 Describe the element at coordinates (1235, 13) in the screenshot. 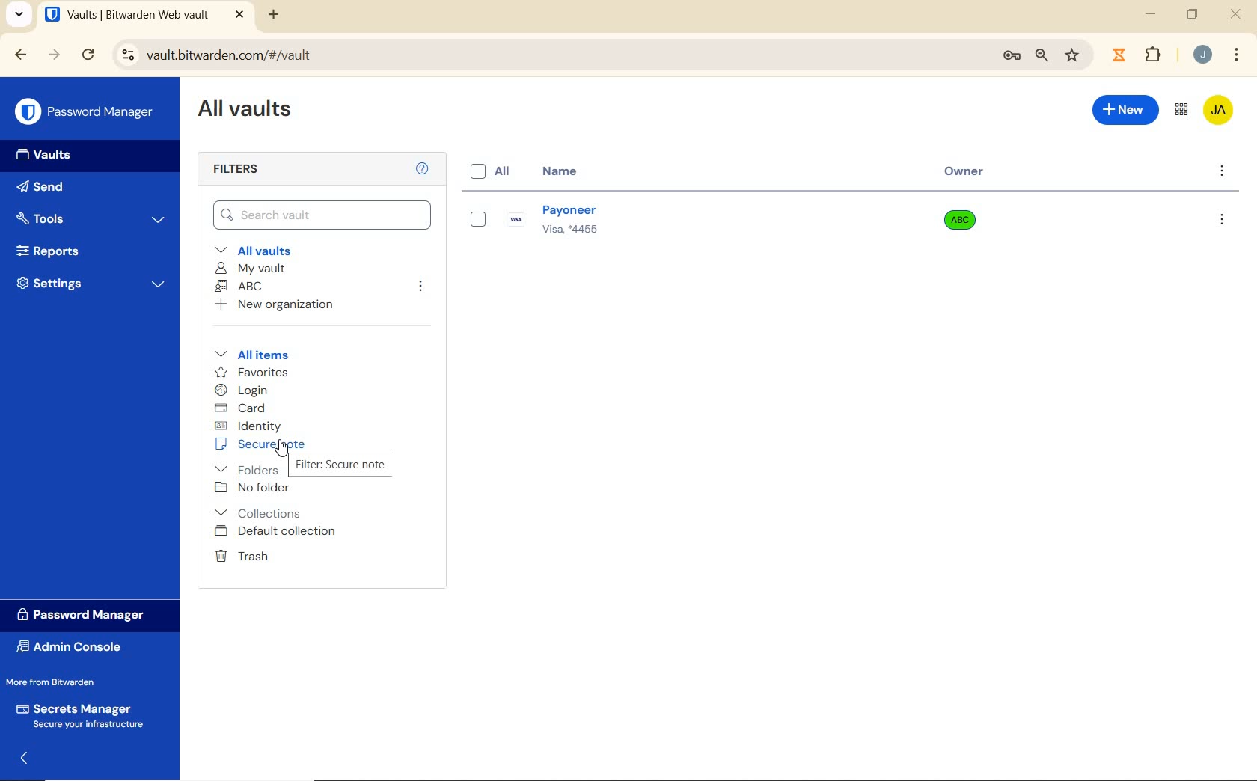

I see `close` at that location.